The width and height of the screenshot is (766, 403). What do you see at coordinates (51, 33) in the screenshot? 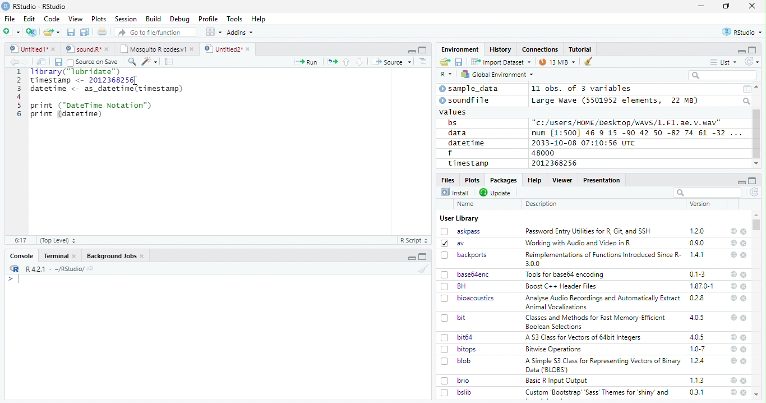
I see `open an existing file` at bounding box center [51, 33].